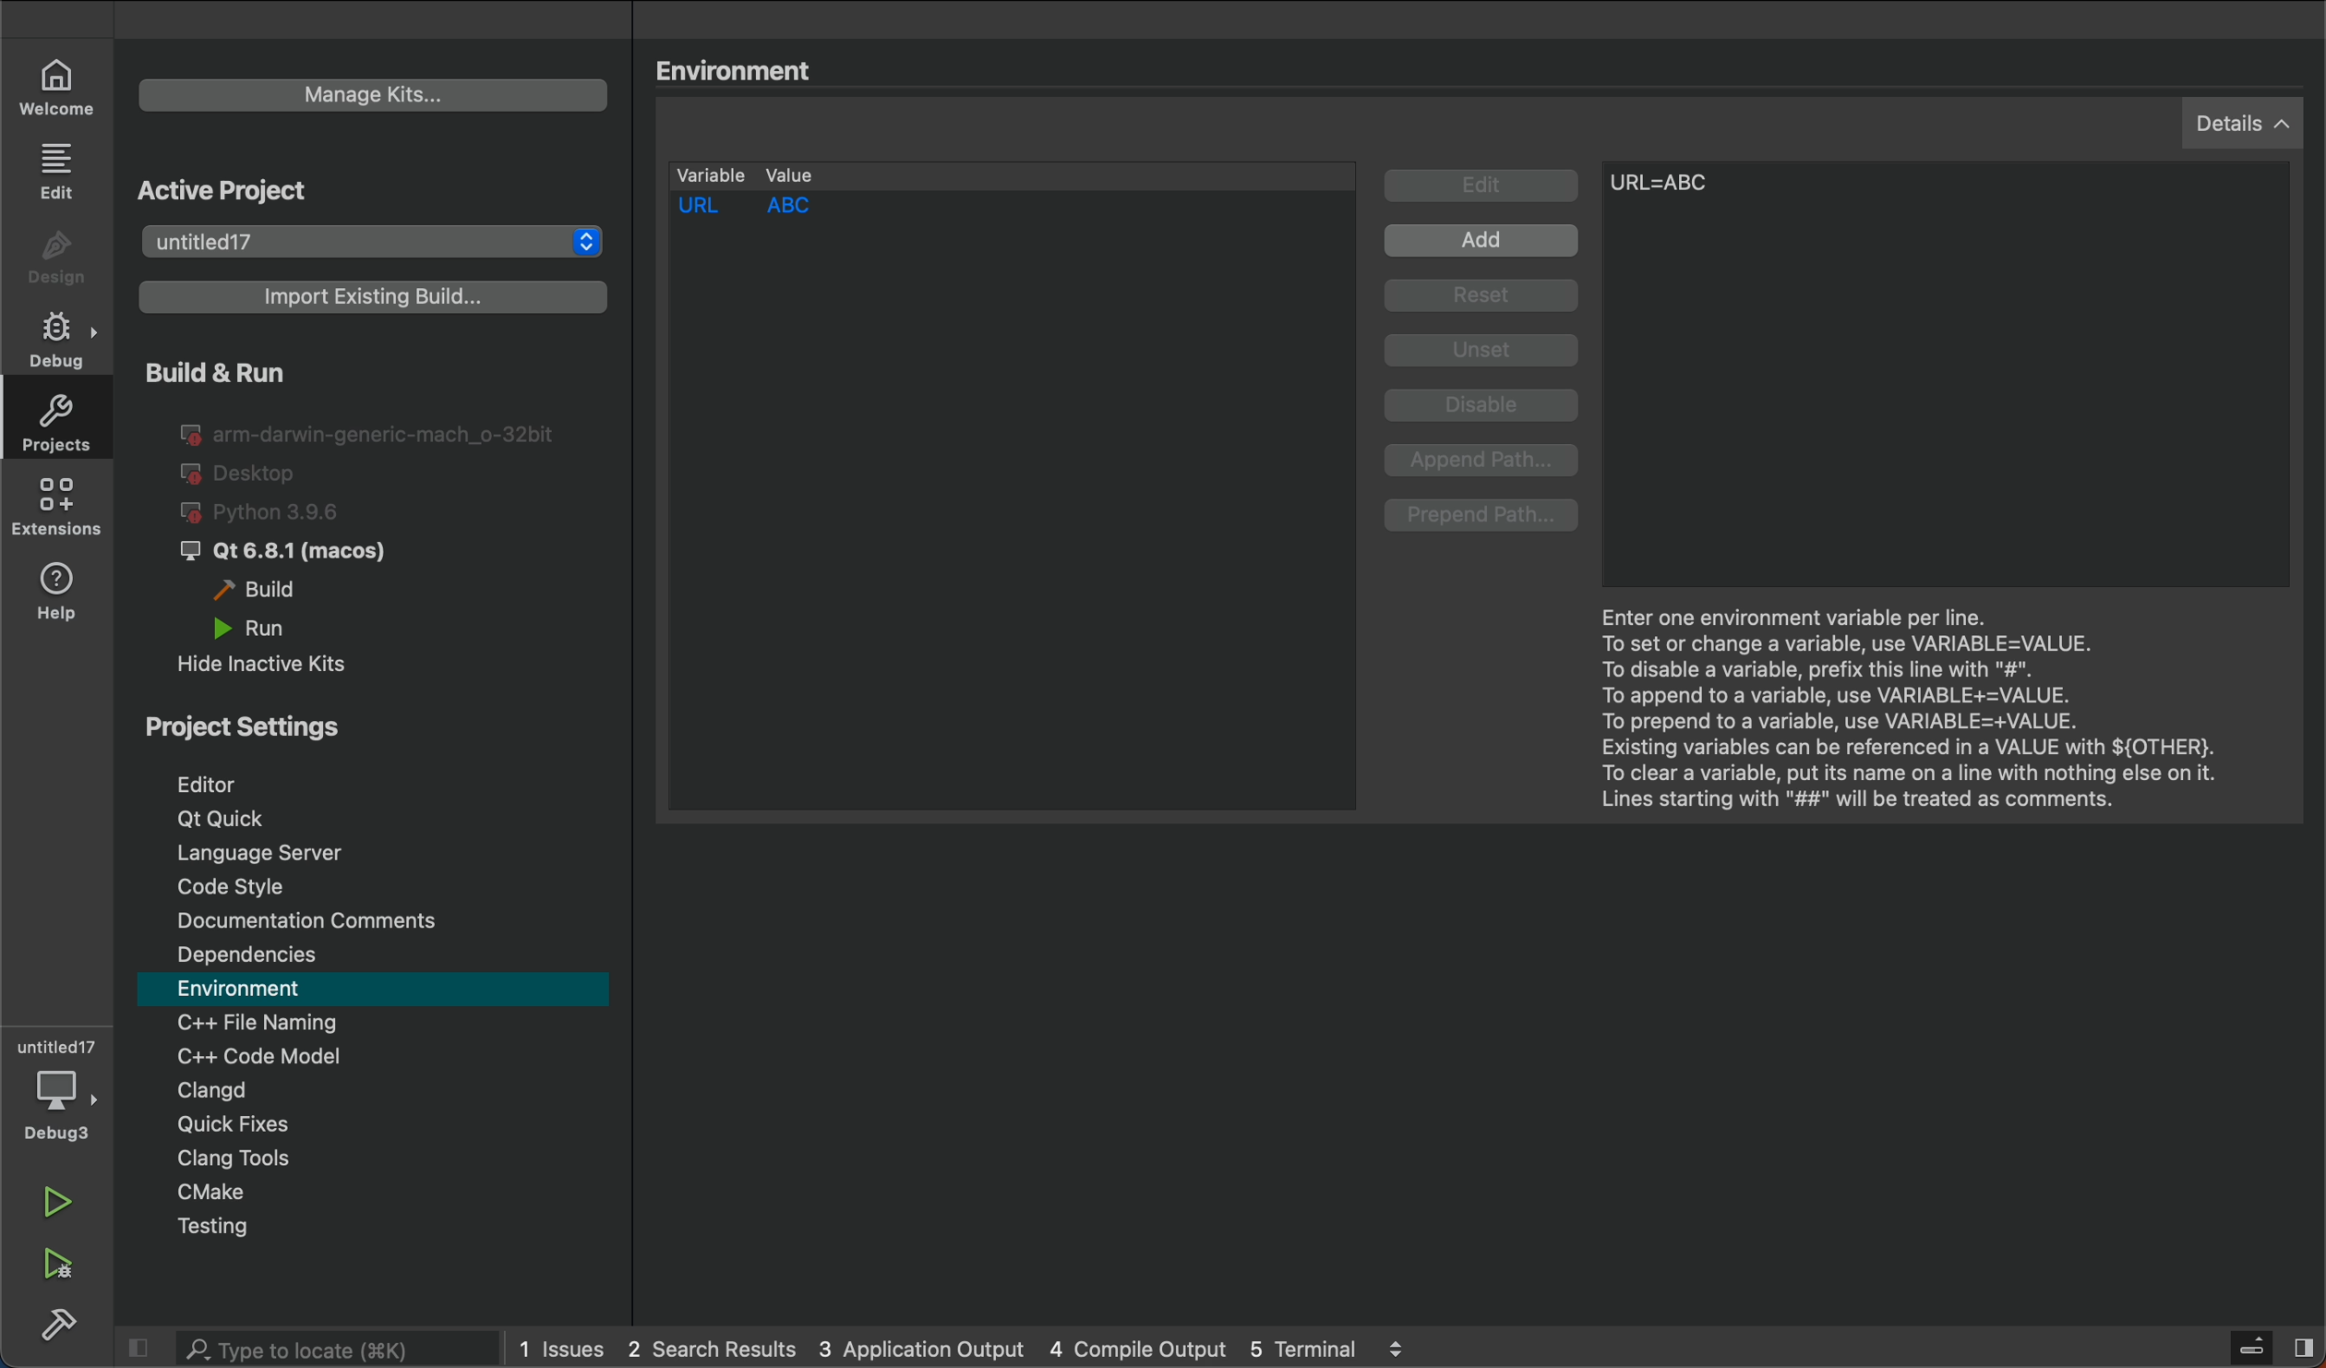 Image resolution: width=2326 pixels, height=1368 pixels. I want to click on Enter one environment.., so click(1919, 699).